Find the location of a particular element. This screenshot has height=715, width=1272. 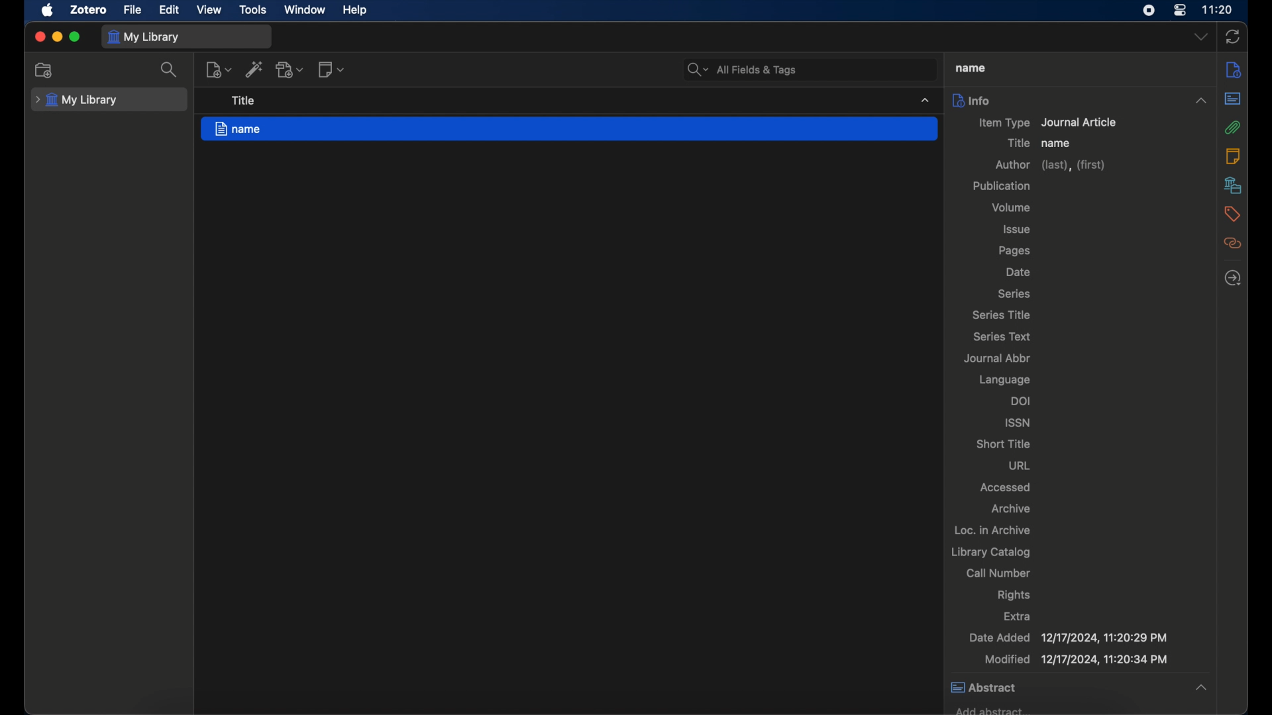

journal abbr is located at coordinates (997, 358).